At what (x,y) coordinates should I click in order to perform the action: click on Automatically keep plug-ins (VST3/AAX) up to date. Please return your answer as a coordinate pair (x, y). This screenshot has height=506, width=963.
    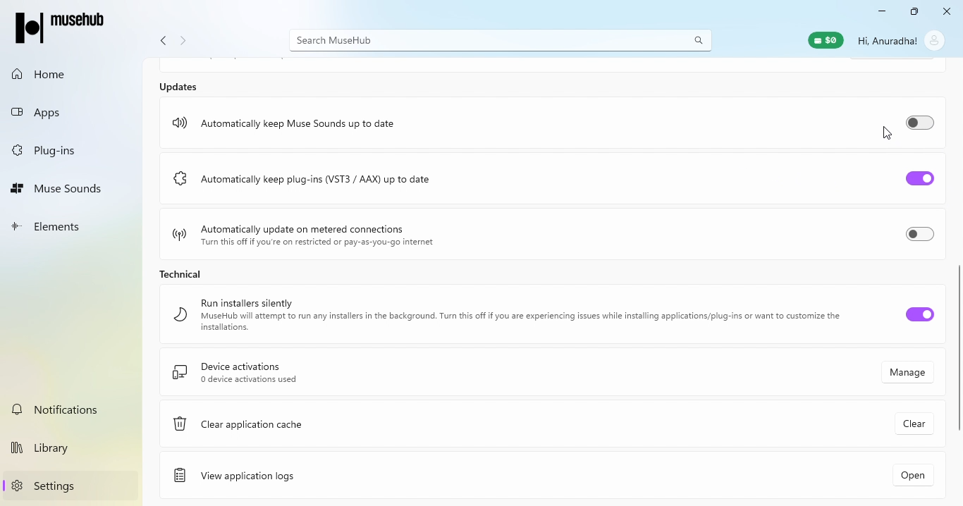
    Looking at the image, I should click on (301, 176).